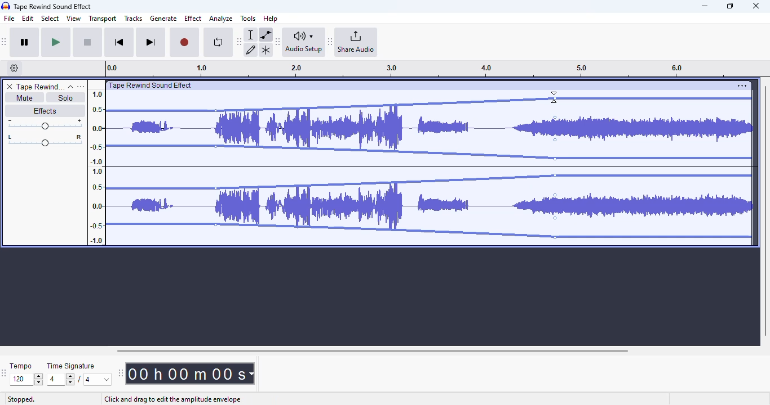  I want to click on skip to start, so click(118, 43).